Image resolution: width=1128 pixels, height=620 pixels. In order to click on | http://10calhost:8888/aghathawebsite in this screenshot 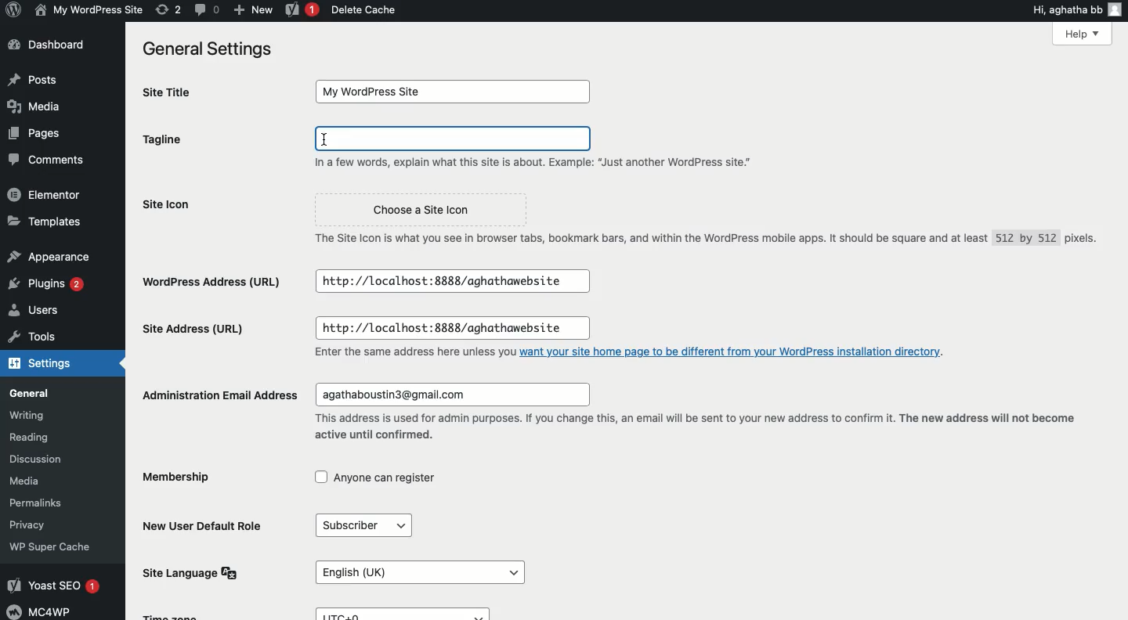, I will do `click(450, 279)`.